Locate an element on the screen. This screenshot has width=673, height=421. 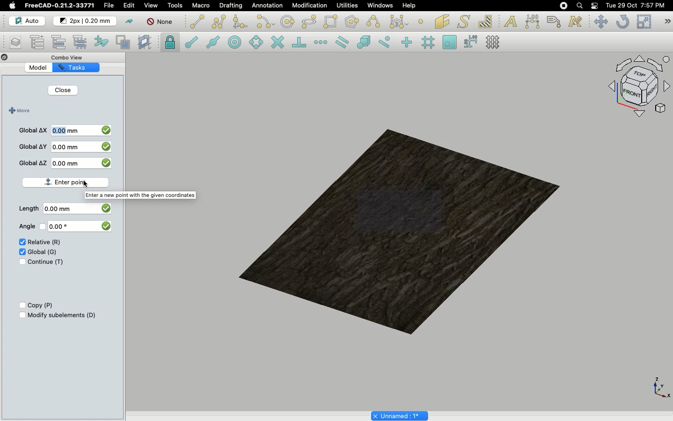
Copy is located at coordinates (41, 305).